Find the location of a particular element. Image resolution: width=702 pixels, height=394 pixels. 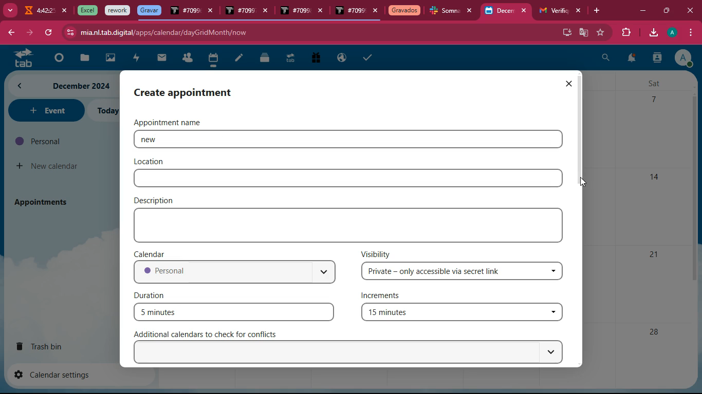

forward is located at coordinates (28, 33).